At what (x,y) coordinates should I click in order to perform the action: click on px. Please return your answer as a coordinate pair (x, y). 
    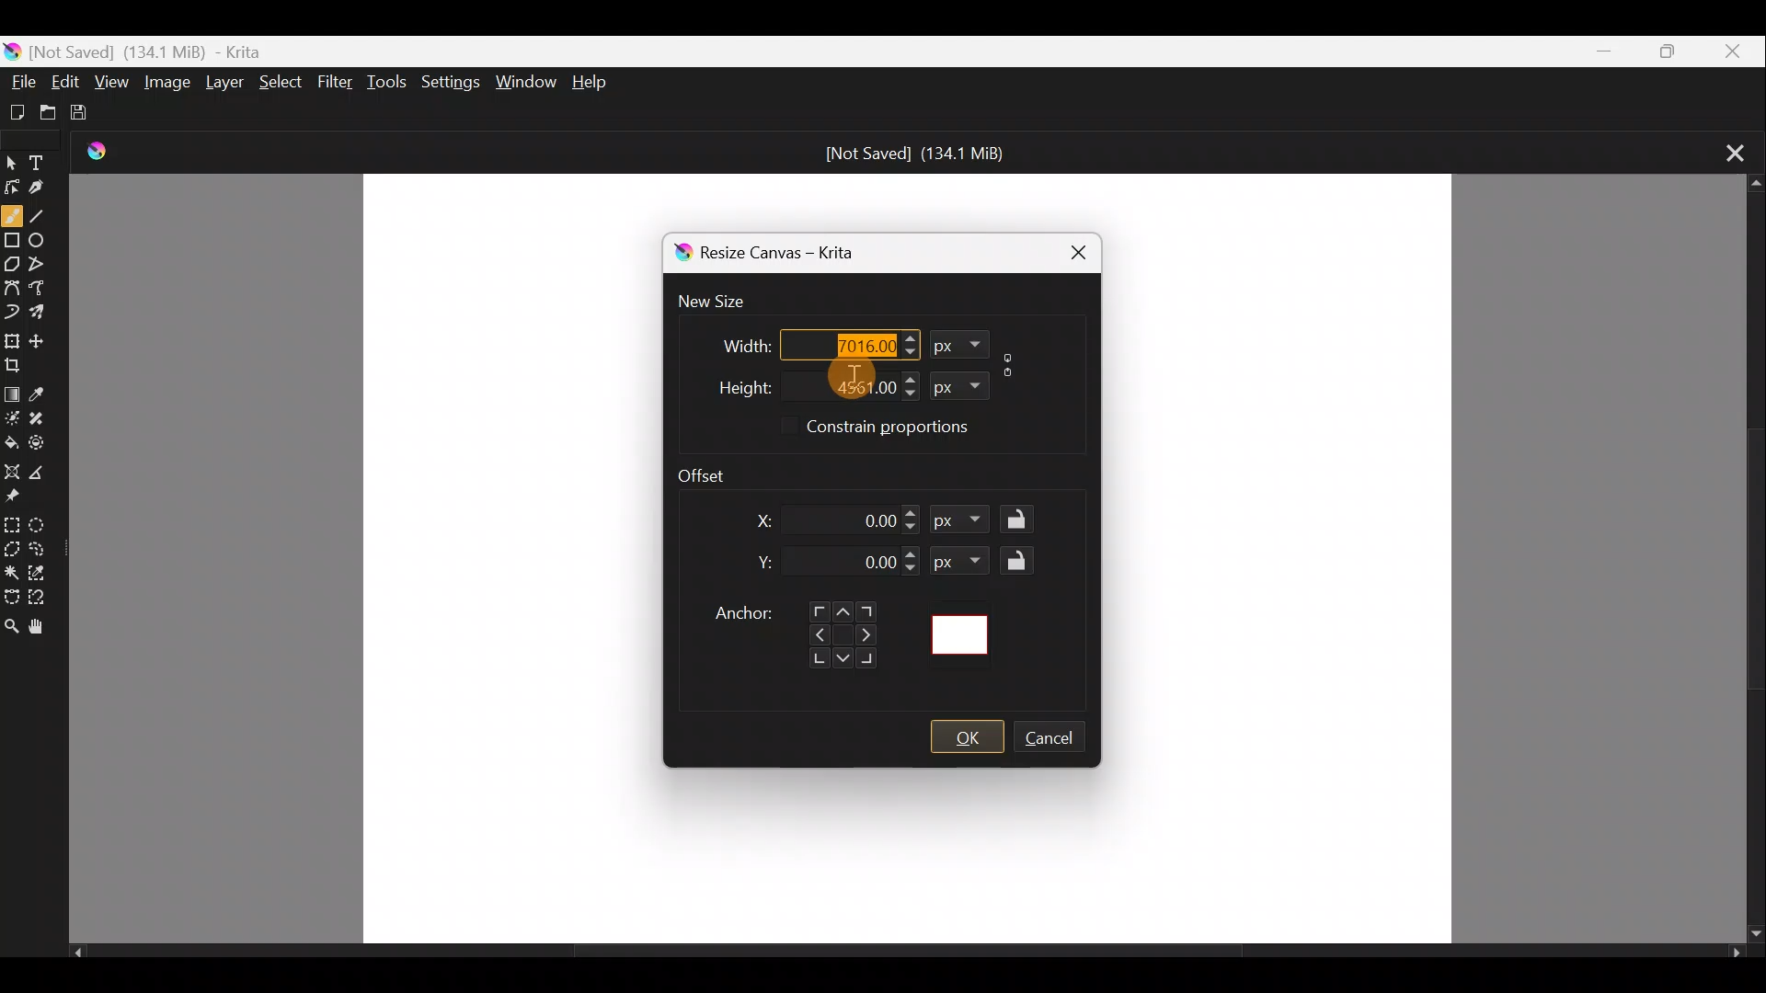
    Looking at the image, I should click on (961, 560).